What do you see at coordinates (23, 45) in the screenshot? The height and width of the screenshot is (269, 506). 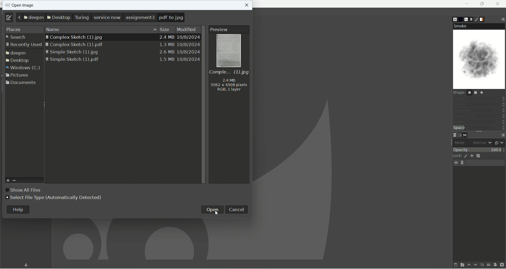 I see `ecently used` at bounding box center [23, 45].